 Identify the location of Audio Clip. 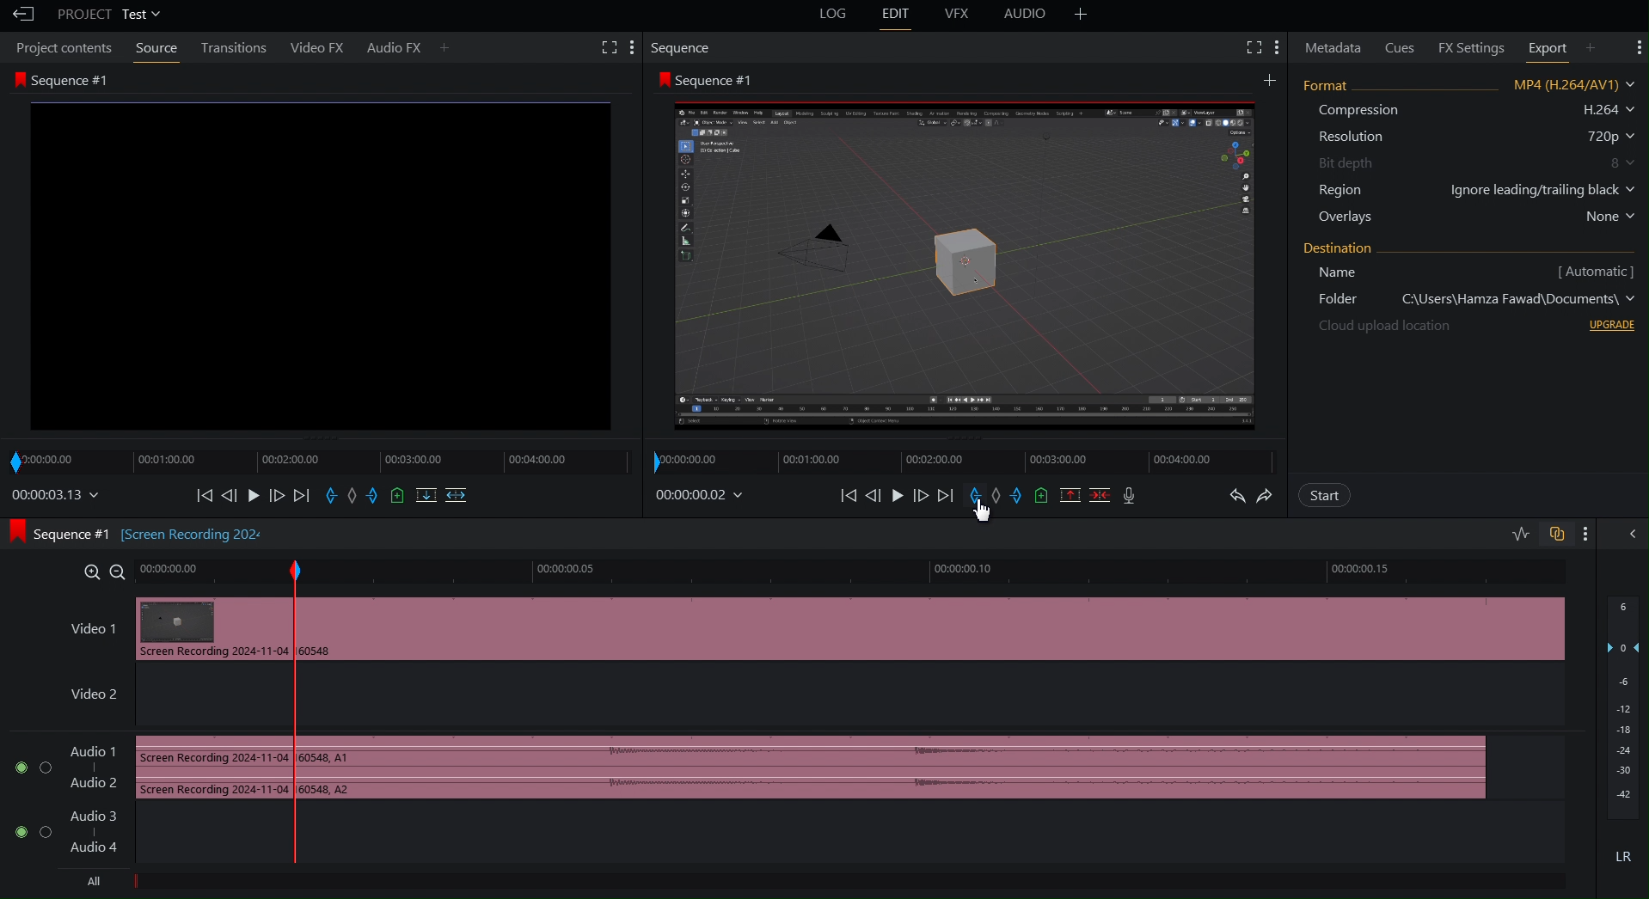
(921, 766).